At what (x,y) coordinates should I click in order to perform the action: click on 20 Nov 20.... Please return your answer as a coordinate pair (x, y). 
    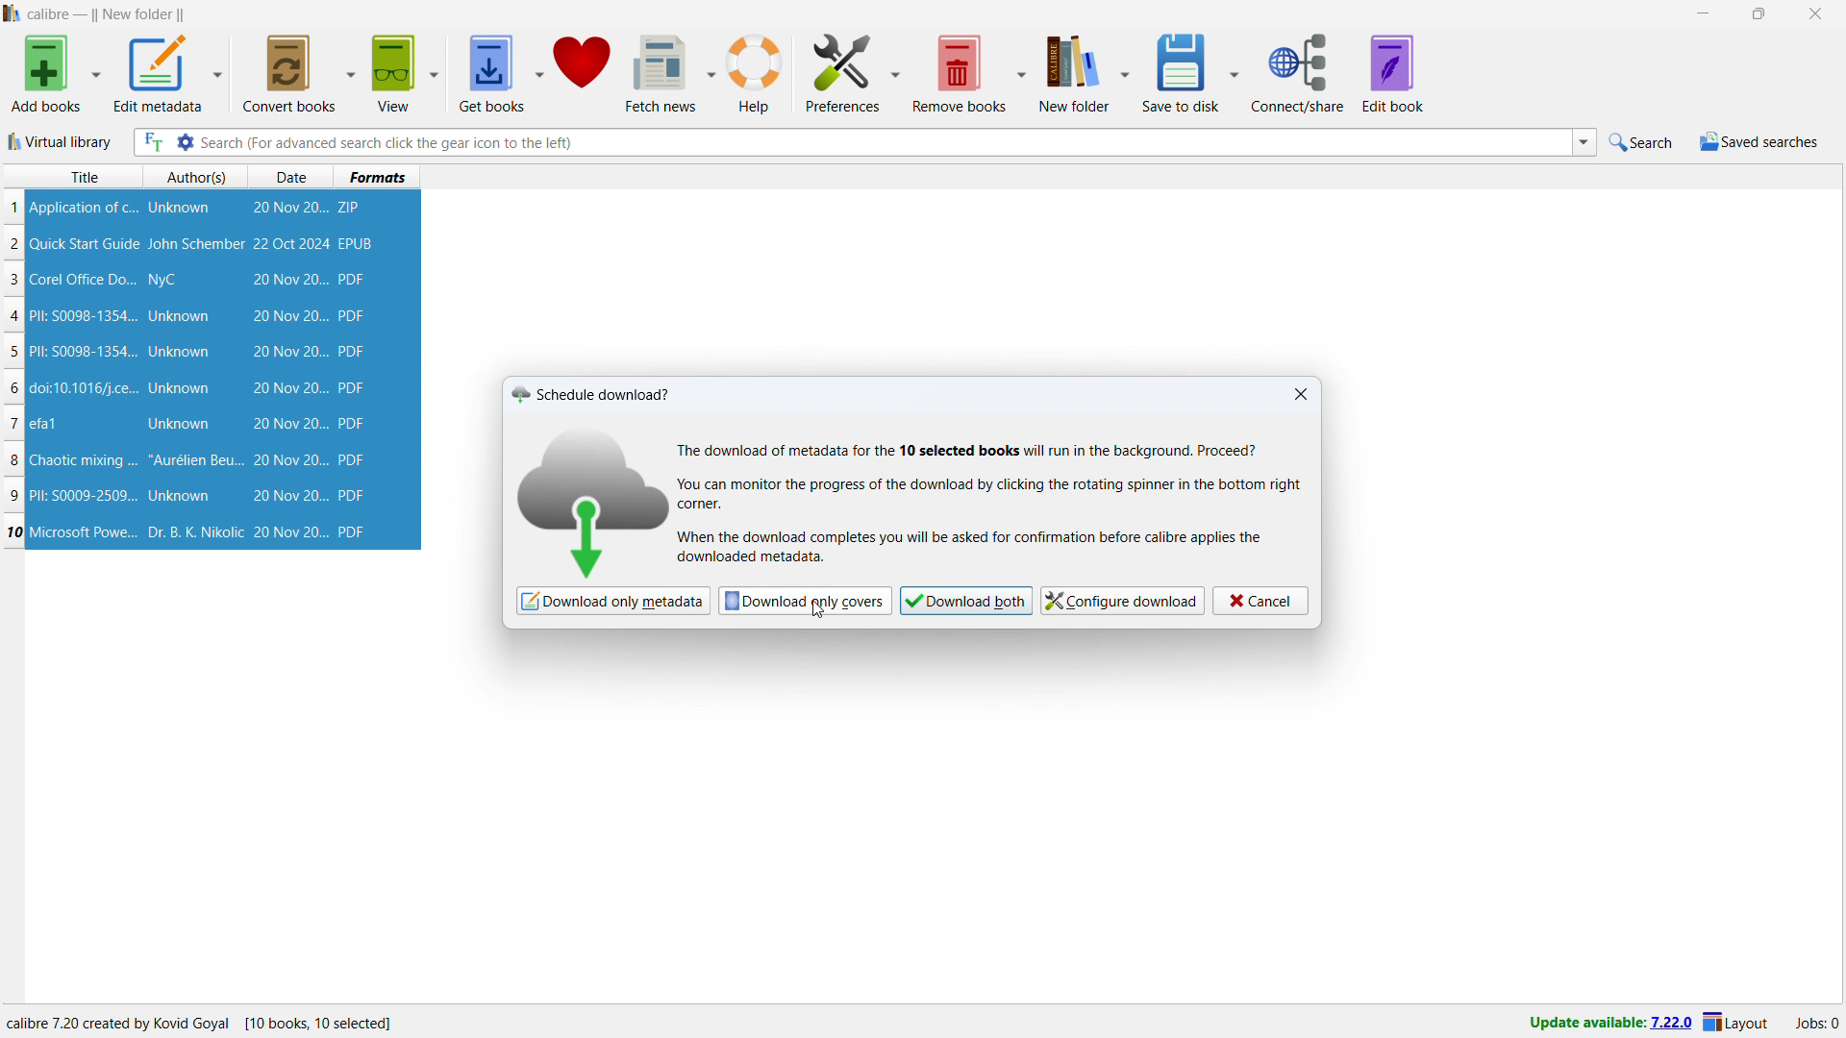
    Looking at the image, I should click on (288, 315).